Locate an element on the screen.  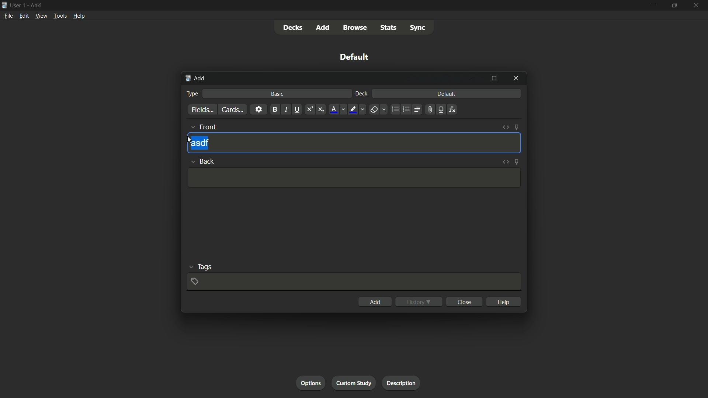
cards is located at coordinates (232, 109).